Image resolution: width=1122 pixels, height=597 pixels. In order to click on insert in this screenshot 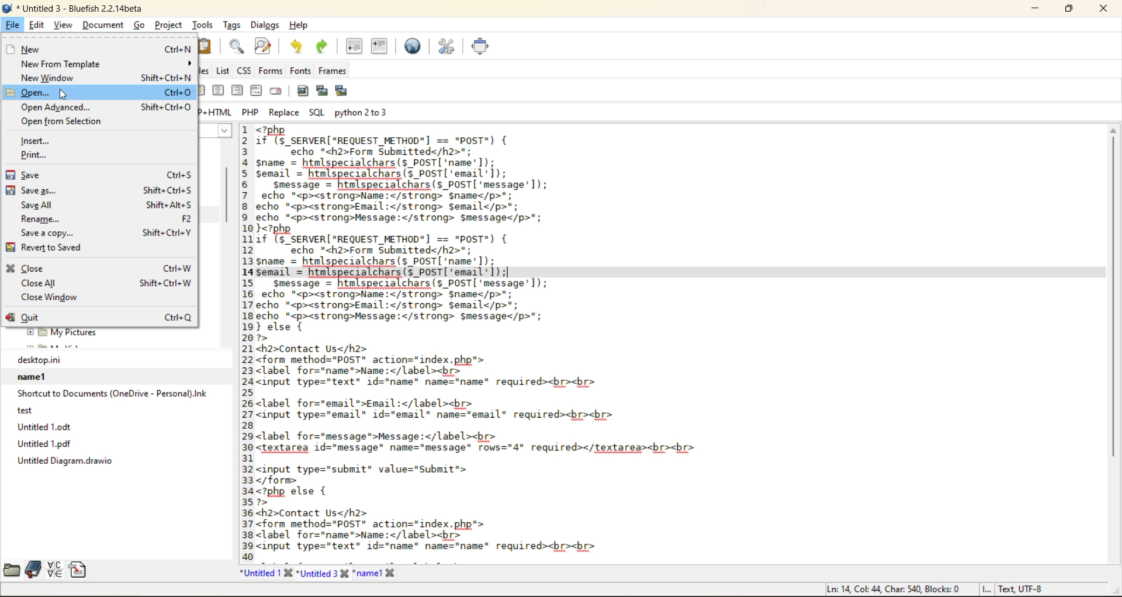, I will do `click(35, 140)`.